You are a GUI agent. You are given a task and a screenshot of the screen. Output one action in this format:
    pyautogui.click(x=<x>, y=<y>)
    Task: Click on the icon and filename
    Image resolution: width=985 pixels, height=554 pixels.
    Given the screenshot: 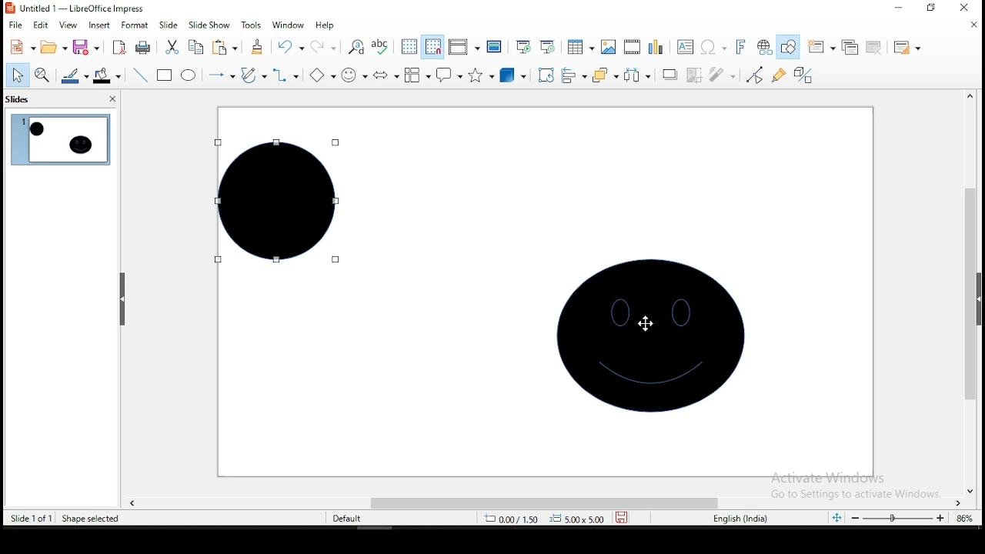 What is the action you would take?
    pyautogui.click(x=75, y=8)
    